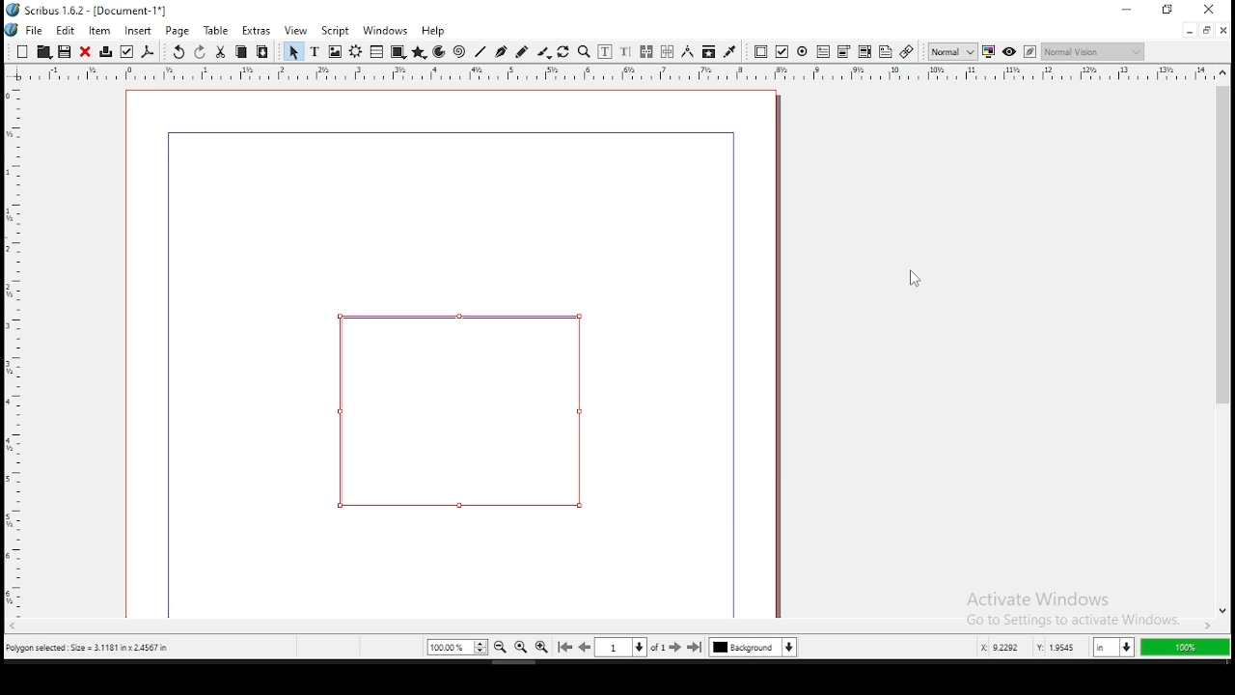 Image resolution: width=1235 pixels, height=695 pixels. I want to click on measurement, so click(688, 52).